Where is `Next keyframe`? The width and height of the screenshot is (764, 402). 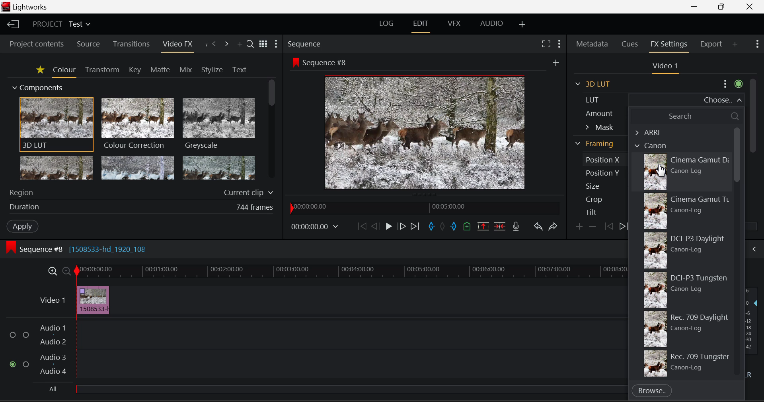
Next keyframe is located at coordinates (624, 226).